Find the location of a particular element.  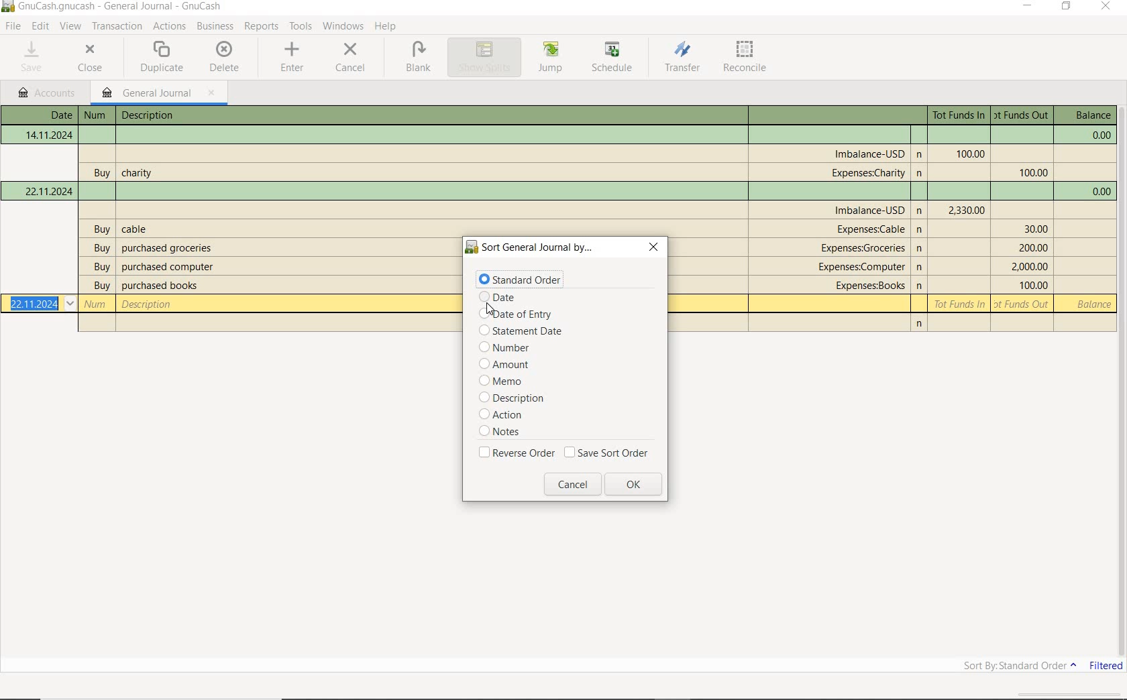

reverse order is located at coordinates (517, 454).